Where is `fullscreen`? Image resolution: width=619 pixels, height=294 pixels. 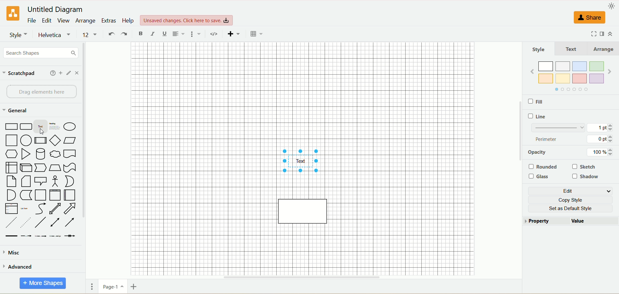 fullscreen is located at coordinates (587, 34).